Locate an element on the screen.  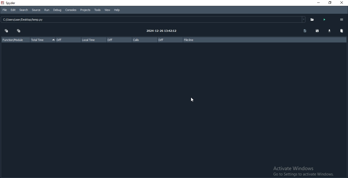
total time is located at coordinates (42, 40).